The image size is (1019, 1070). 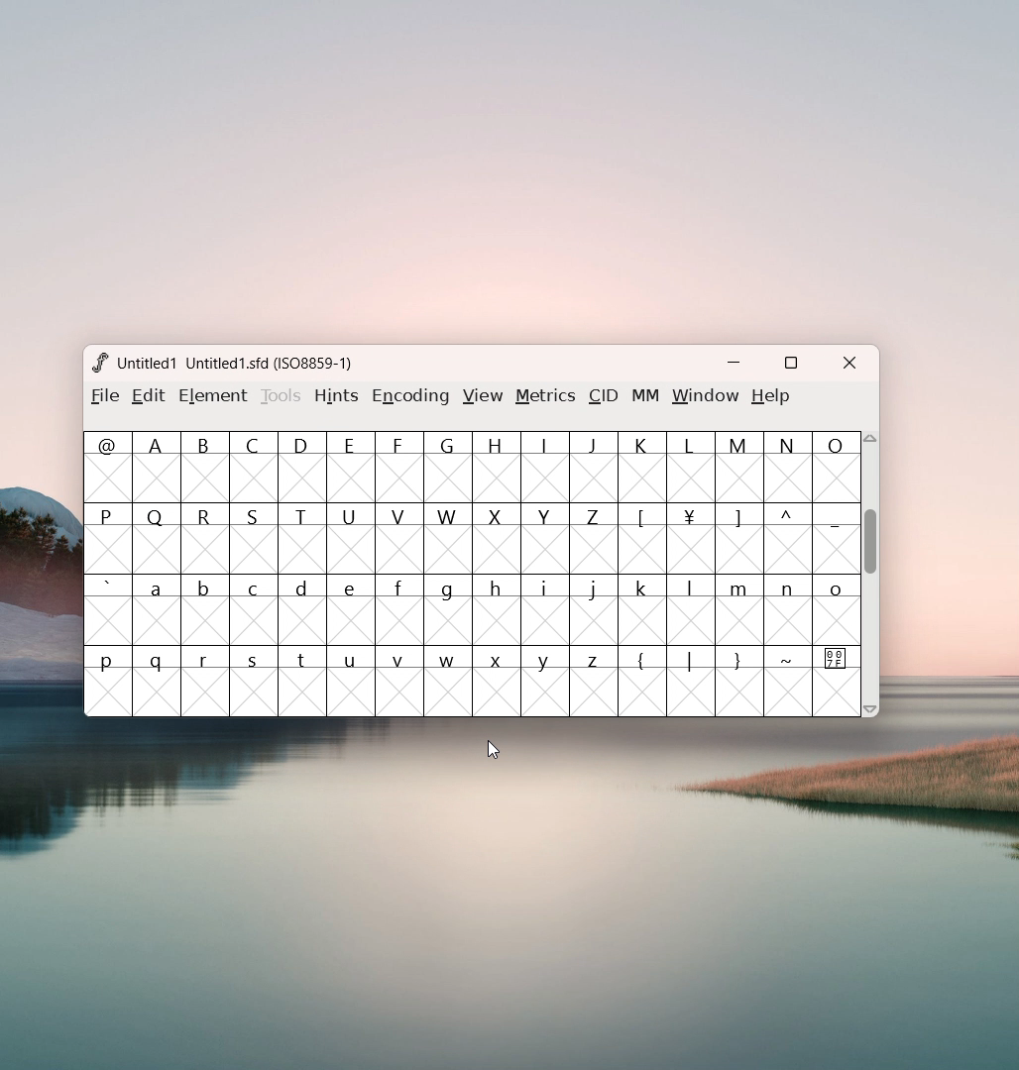 I want to click on minimize, so click(x=734, y=361).